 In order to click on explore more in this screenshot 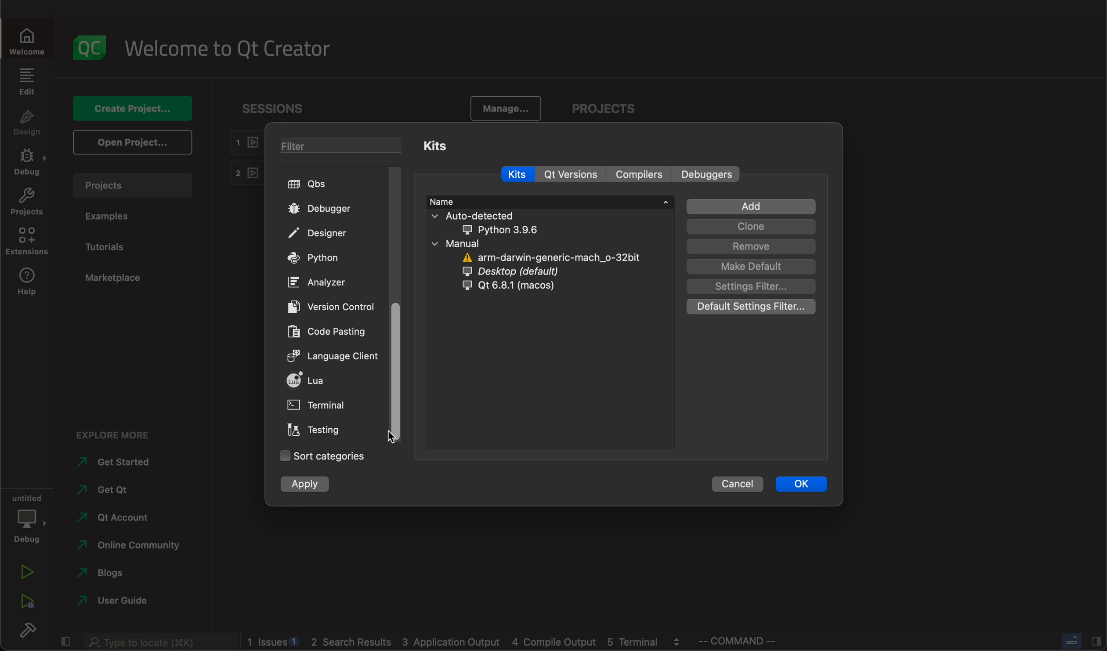, I will do `click(121, 434)`.